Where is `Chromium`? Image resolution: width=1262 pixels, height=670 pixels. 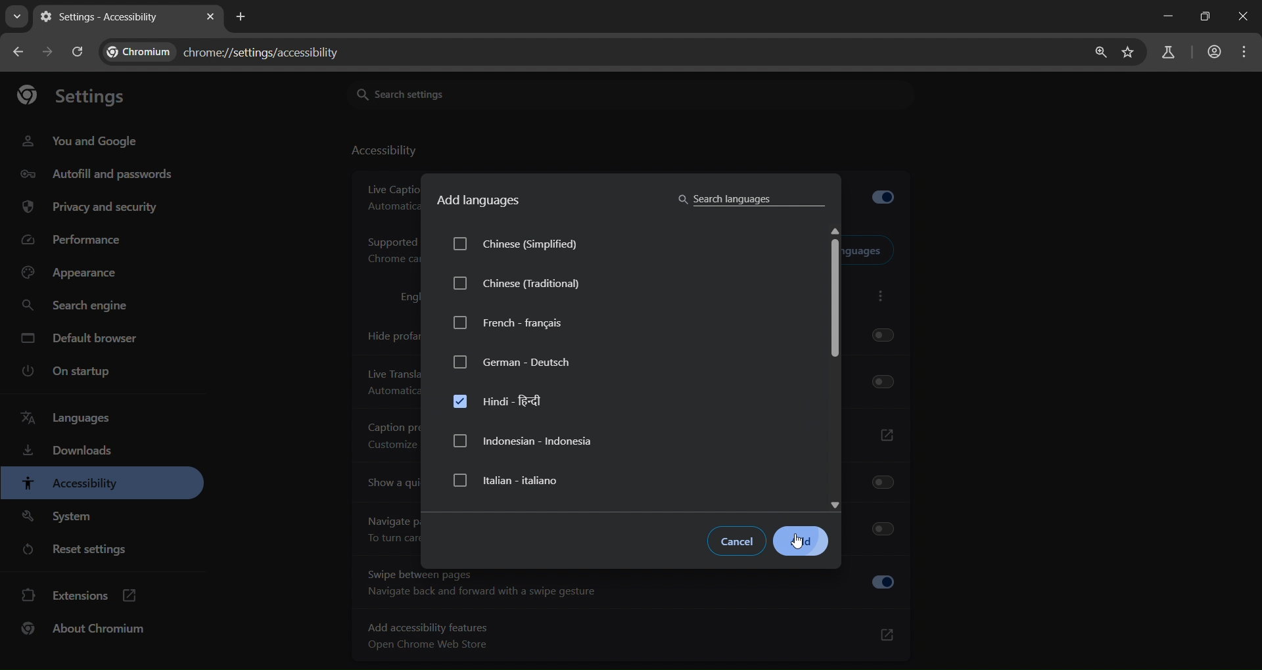
Chromium is located at coordinates (142, 51).